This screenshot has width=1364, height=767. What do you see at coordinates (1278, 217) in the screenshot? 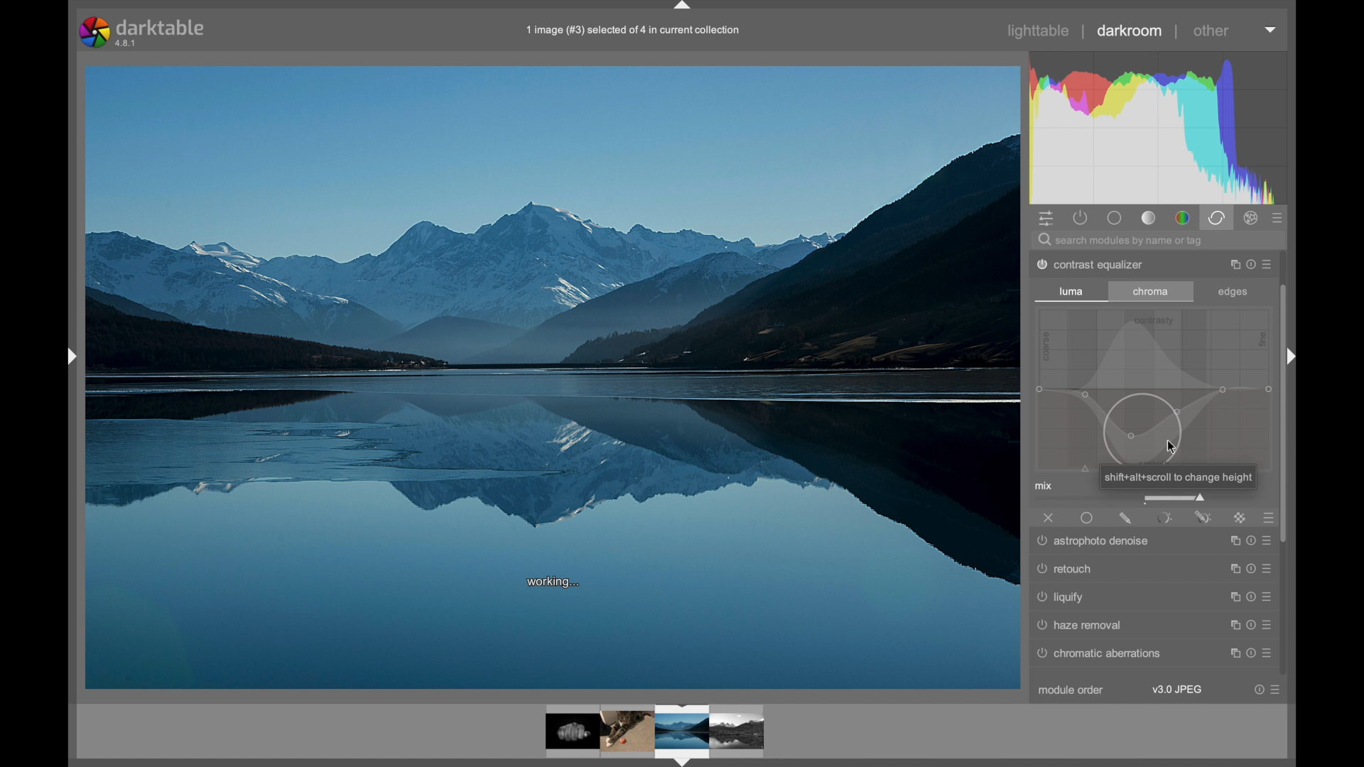
I see `presets` at bounding box center [1278, 217].